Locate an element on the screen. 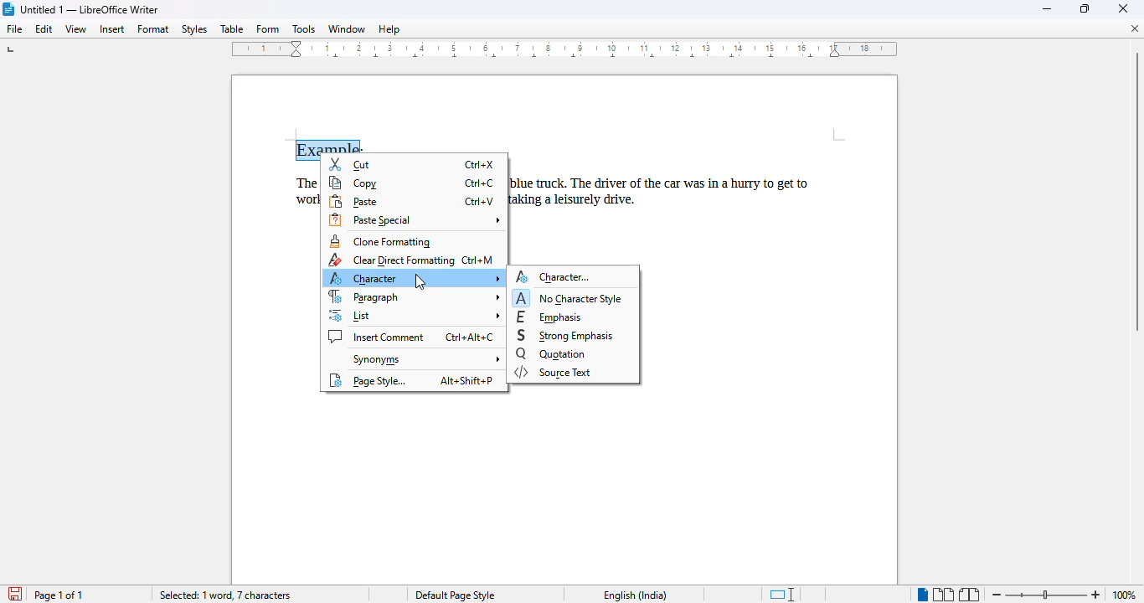 This screenshot has height=603, width=1144. edit is located at coordinates (44, 29).